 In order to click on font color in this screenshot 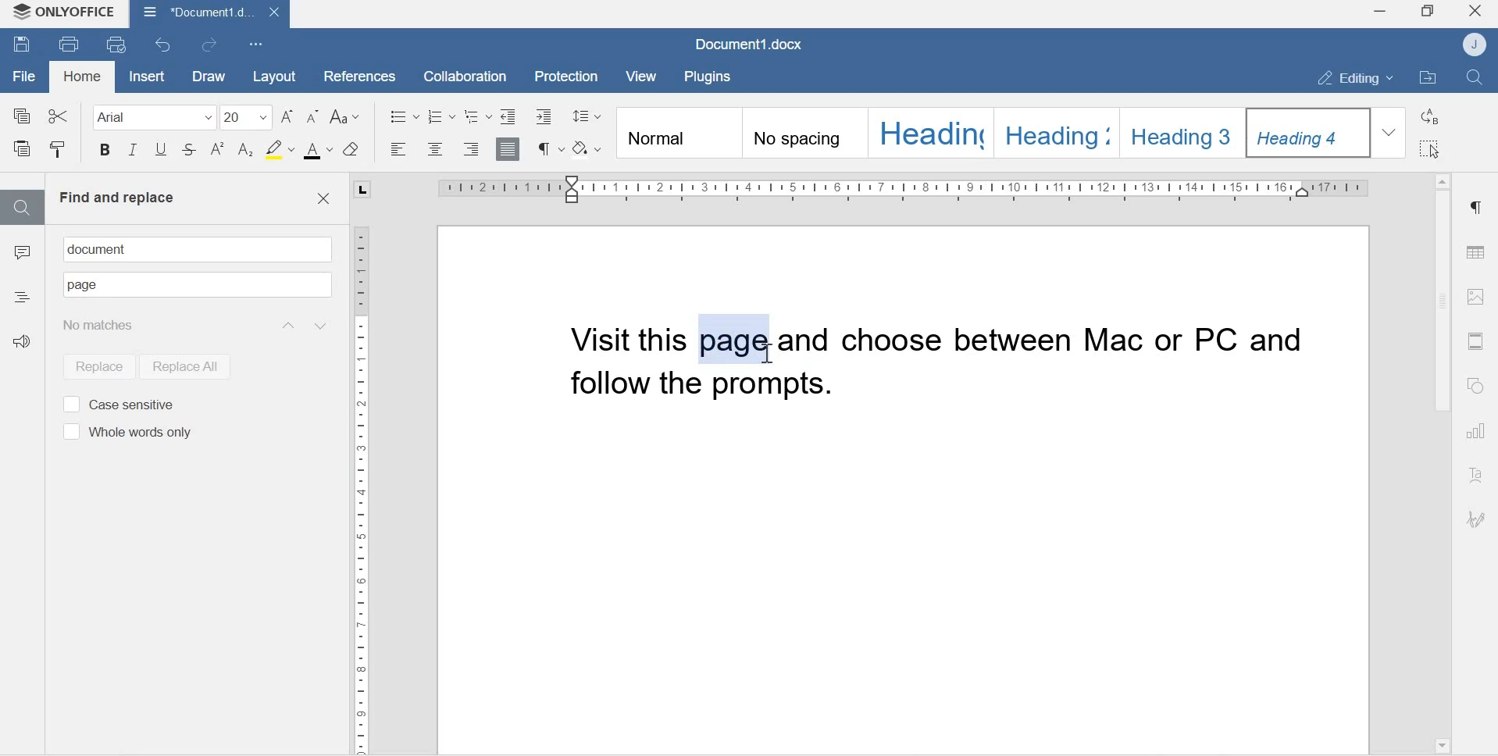, I will do `click(319, 151)`.